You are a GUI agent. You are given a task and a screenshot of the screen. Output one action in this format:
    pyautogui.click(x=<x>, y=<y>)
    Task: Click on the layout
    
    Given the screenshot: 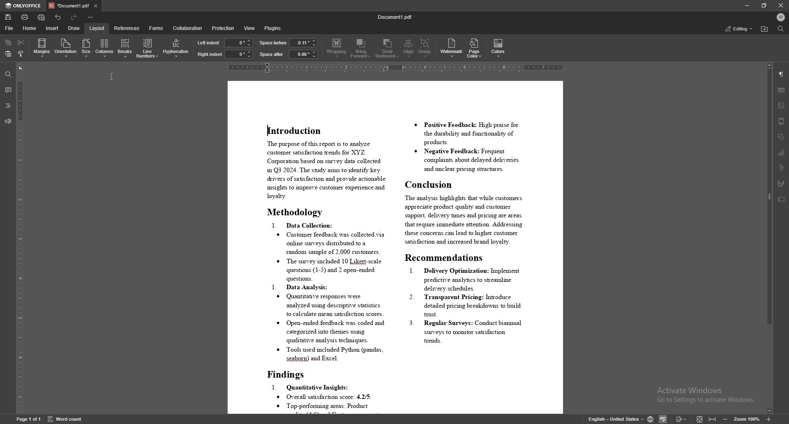 What is the action you would take?
    pyautogui.click(x=97, y=28)
    